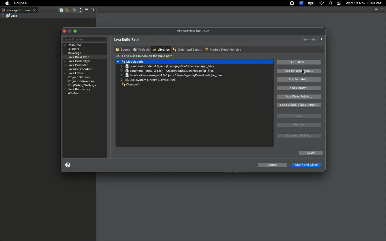 This screenshot has width=386, height=241. Describe the element at coordinates (300, 80) in the screenshot. I see `Add variable` at that location.